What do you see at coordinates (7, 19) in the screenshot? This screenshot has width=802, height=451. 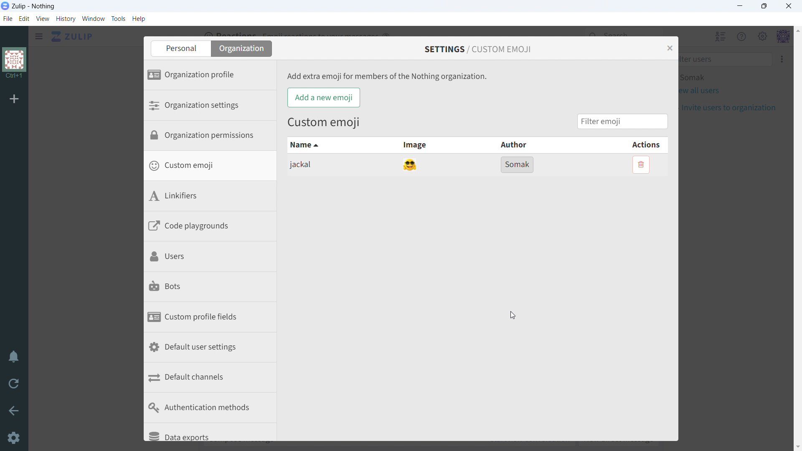 I see `file` at bounding box center [7, 19].